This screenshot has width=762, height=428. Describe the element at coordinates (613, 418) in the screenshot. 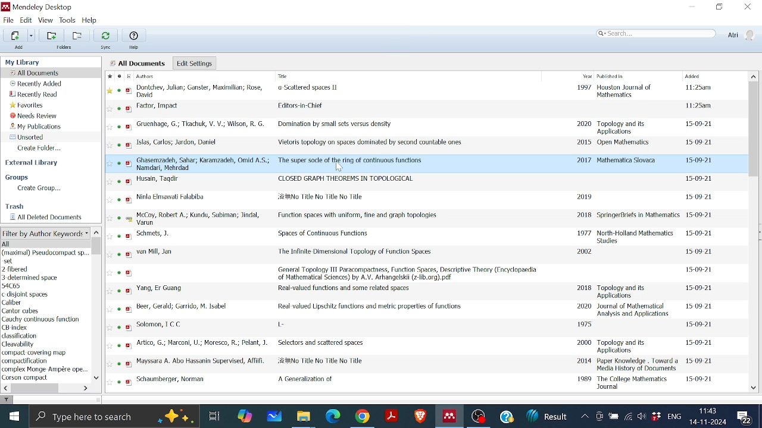

I see `Battery` at that location.